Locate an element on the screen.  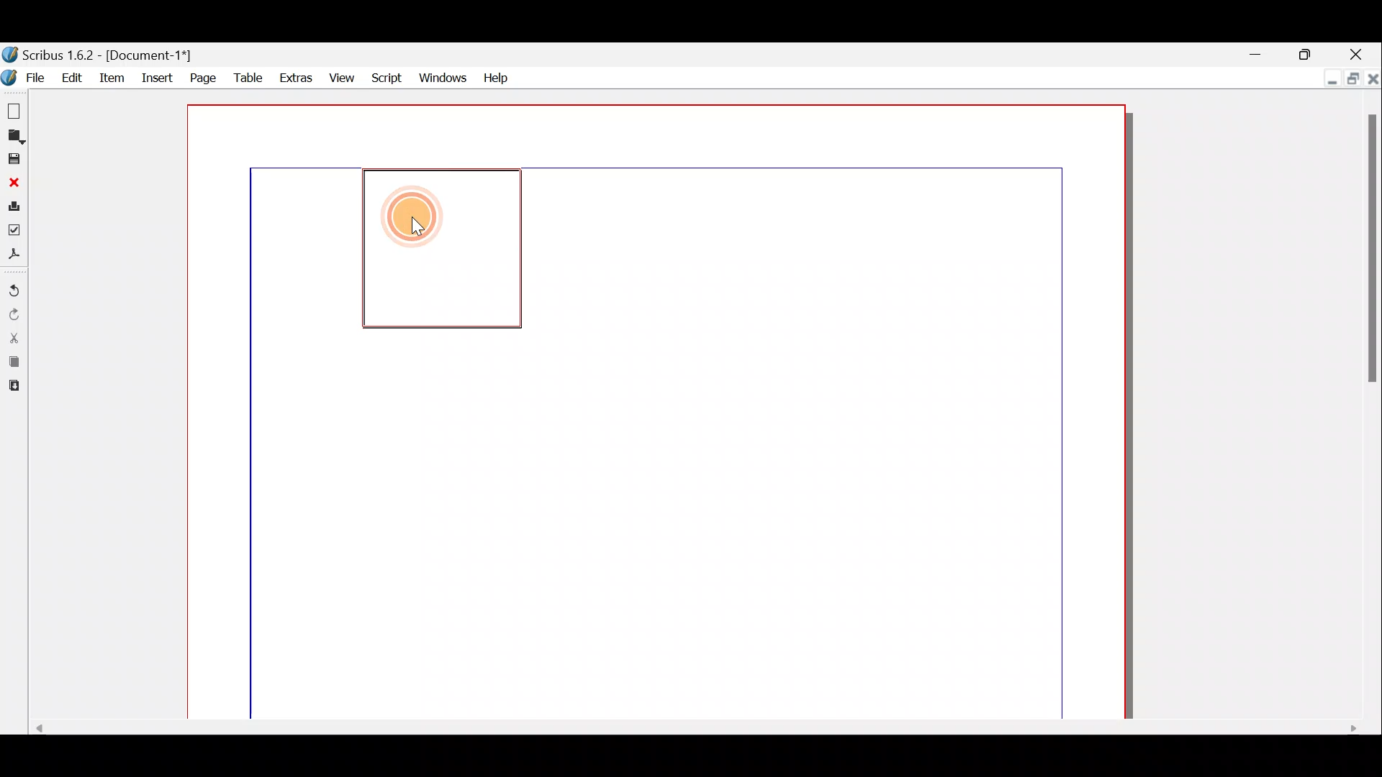
View is located at coordinates (342, 77).